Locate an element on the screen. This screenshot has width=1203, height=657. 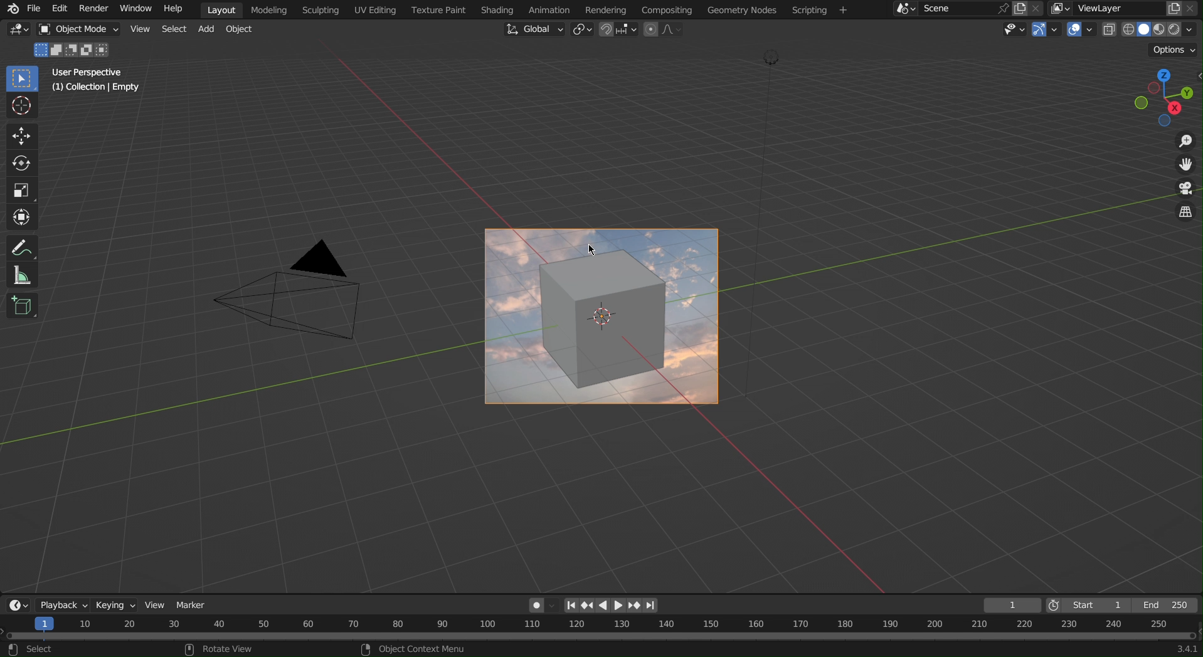
Window is located at coordinates (132, 9).